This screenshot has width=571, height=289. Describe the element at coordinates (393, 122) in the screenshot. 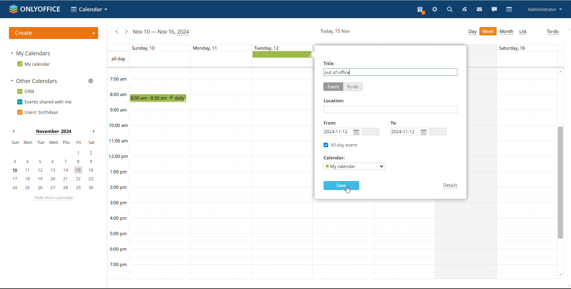

I see `To` at that location.